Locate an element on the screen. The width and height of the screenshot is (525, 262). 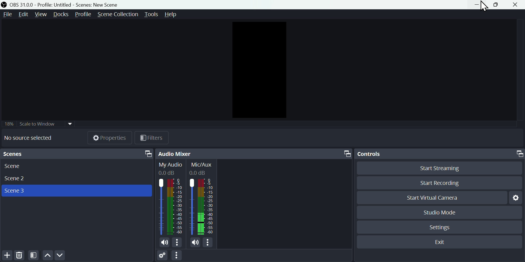
Profile is located at coordinates (83, 15).